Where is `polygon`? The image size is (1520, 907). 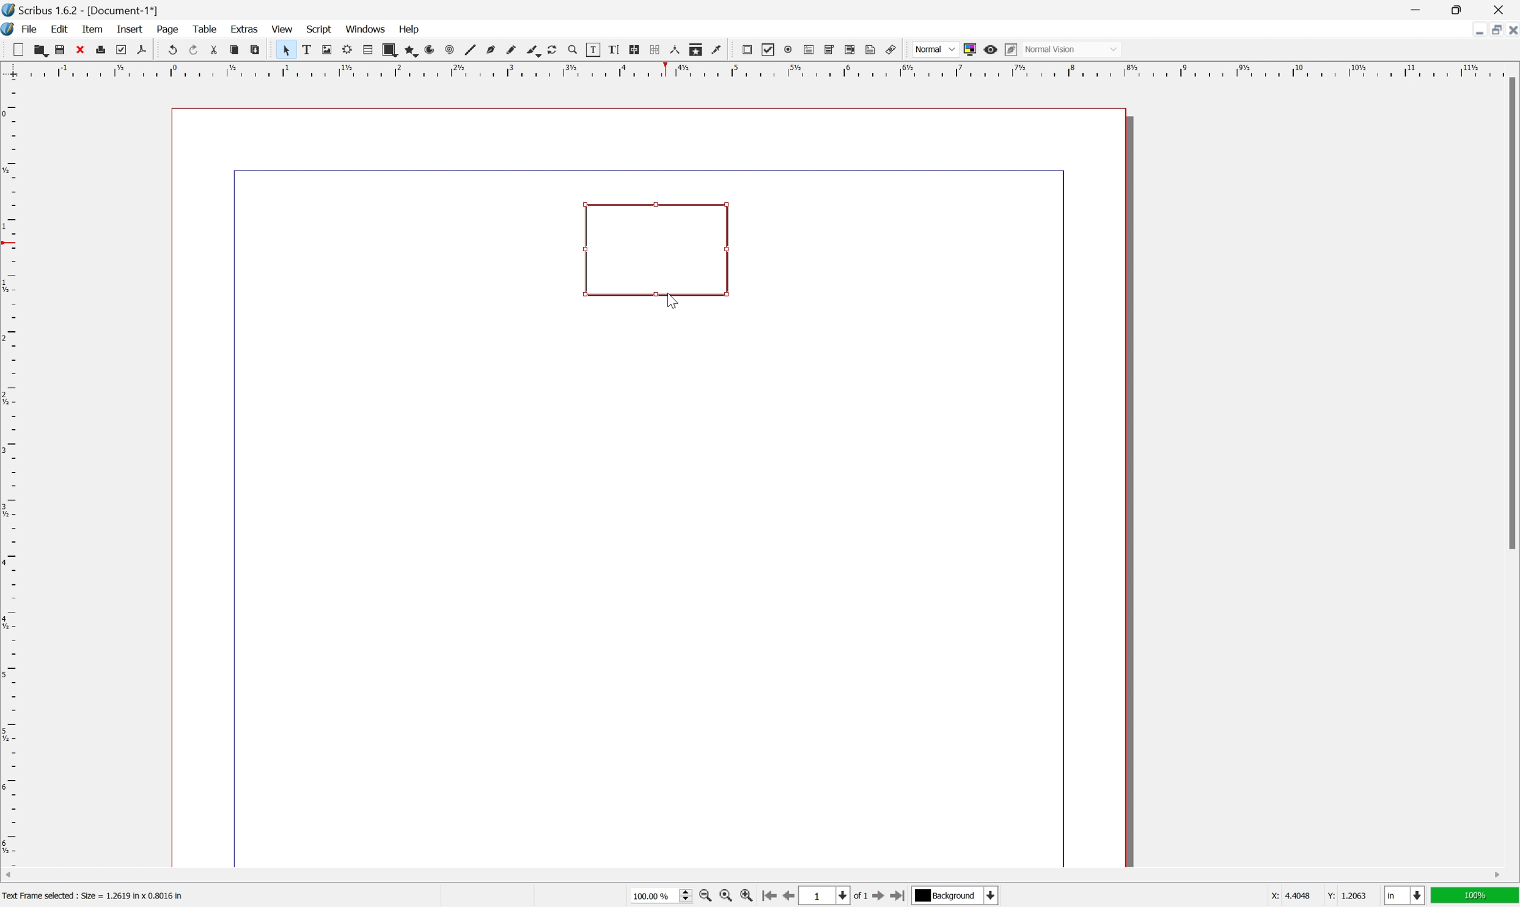
polygon is located at coordinates (409, 51).